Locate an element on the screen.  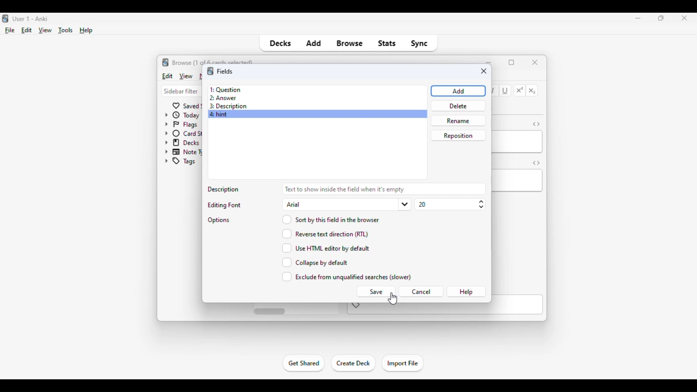
import file is located at coordinates (402, 364).